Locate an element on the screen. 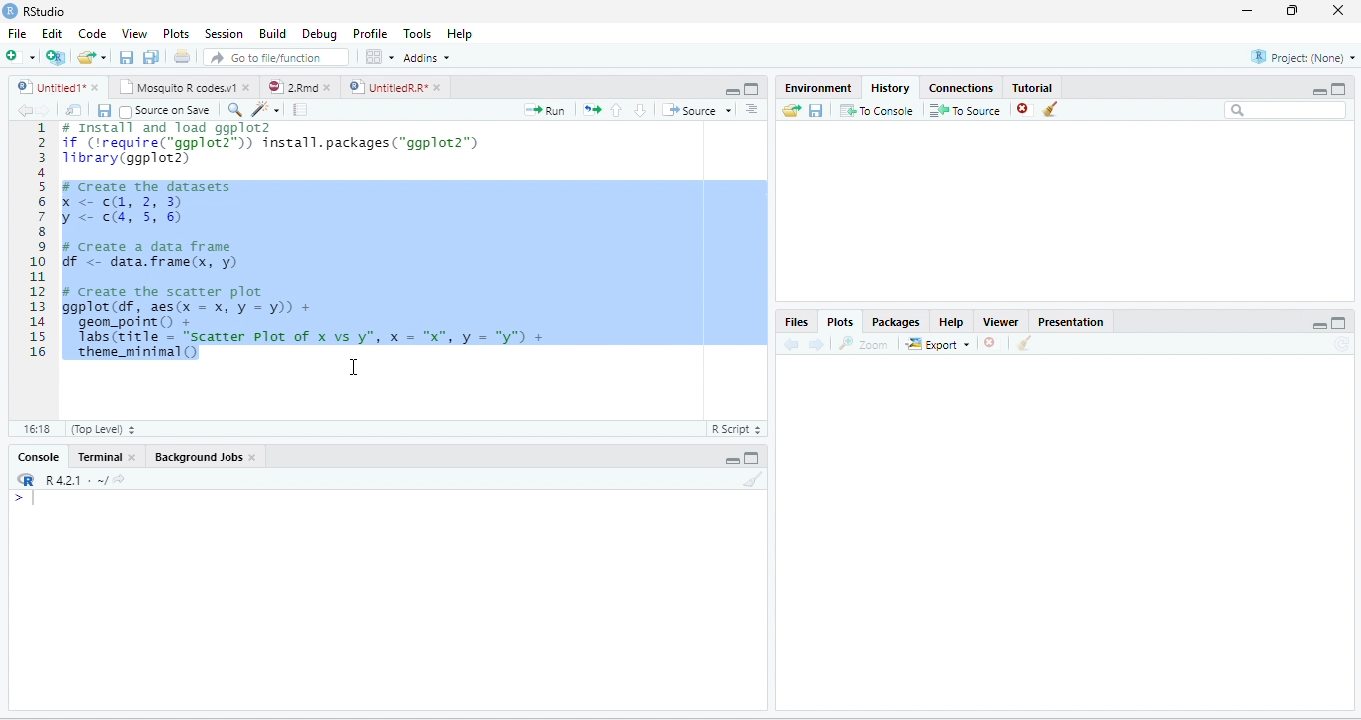  Save all open documents is located at coordinates (151, 56).